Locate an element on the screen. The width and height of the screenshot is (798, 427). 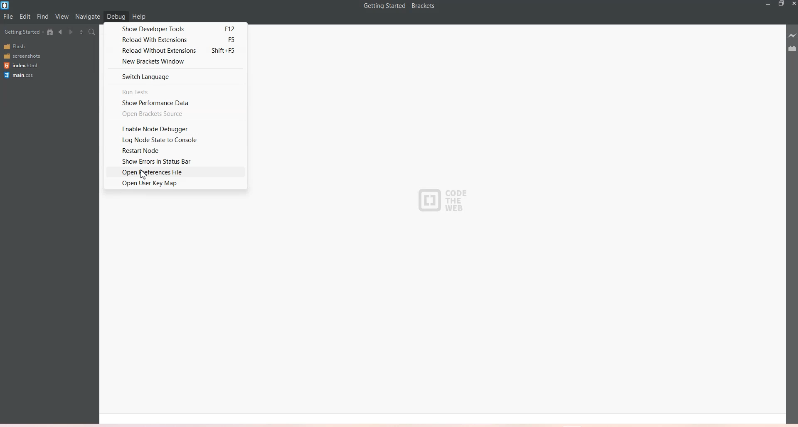
New brackets window is located at coordinates (176, 62).